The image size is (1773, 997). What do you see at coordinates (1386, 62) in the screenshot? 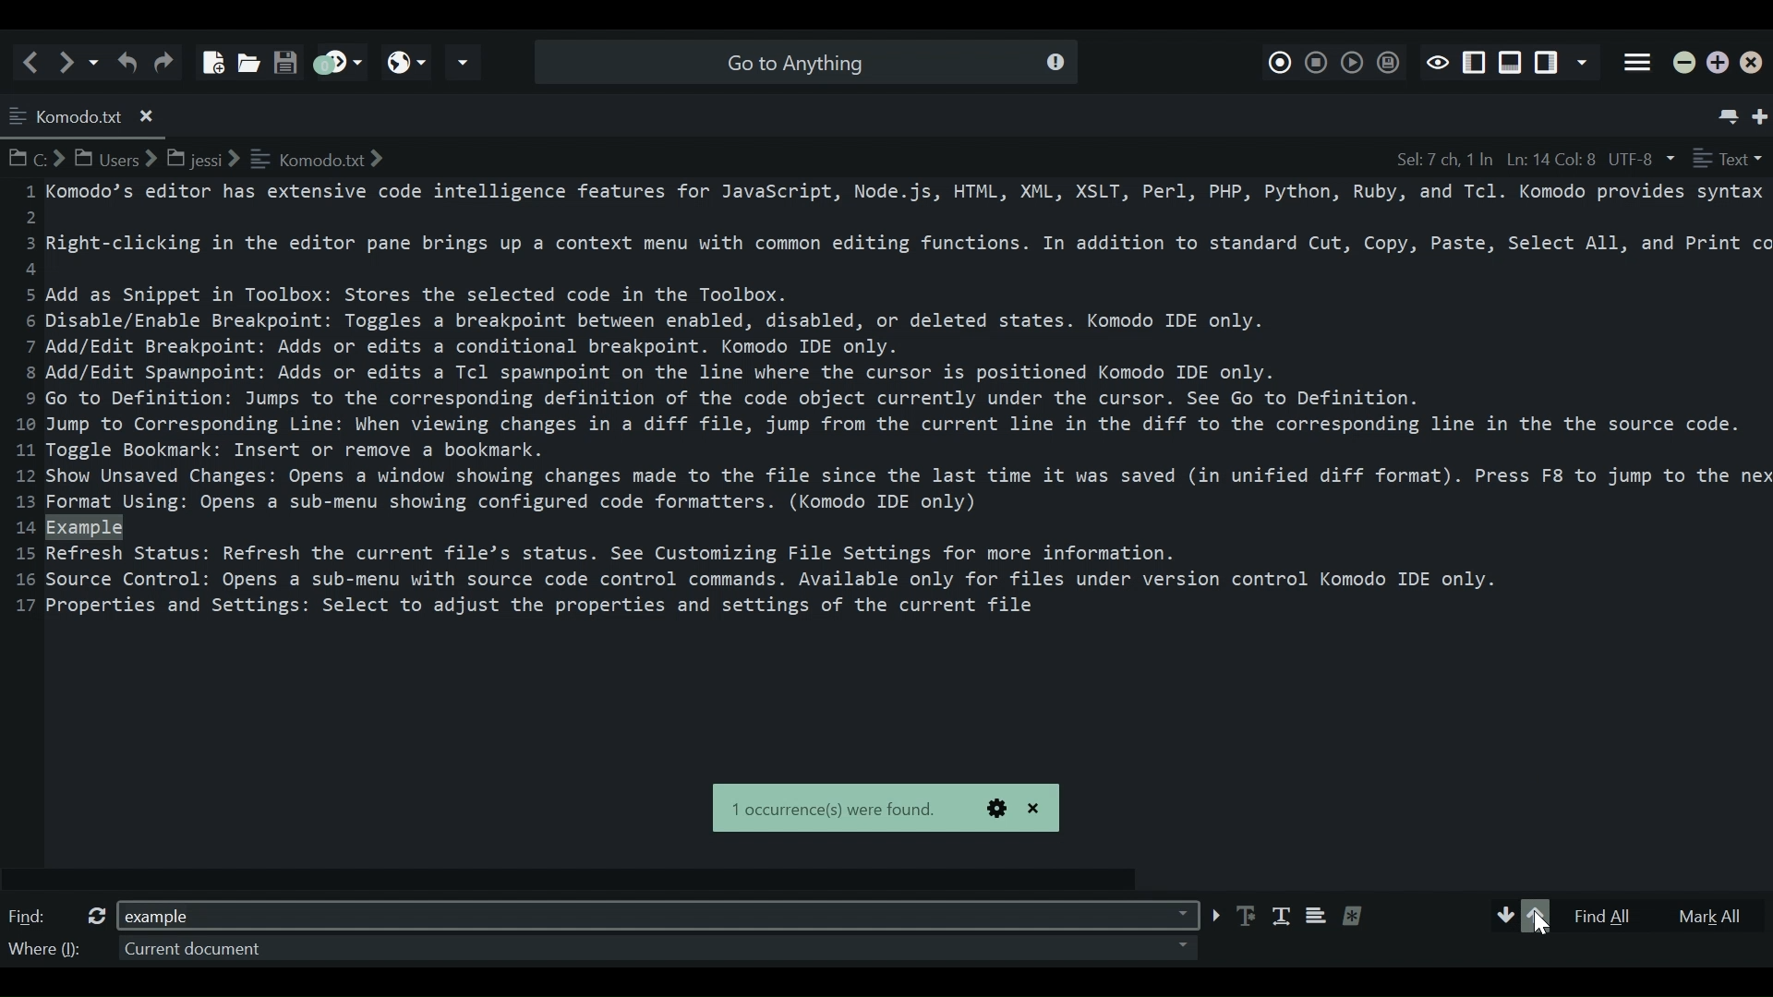
I see `Save Macro to Toolbox as Superscript` at bounding box center [1386, 62].